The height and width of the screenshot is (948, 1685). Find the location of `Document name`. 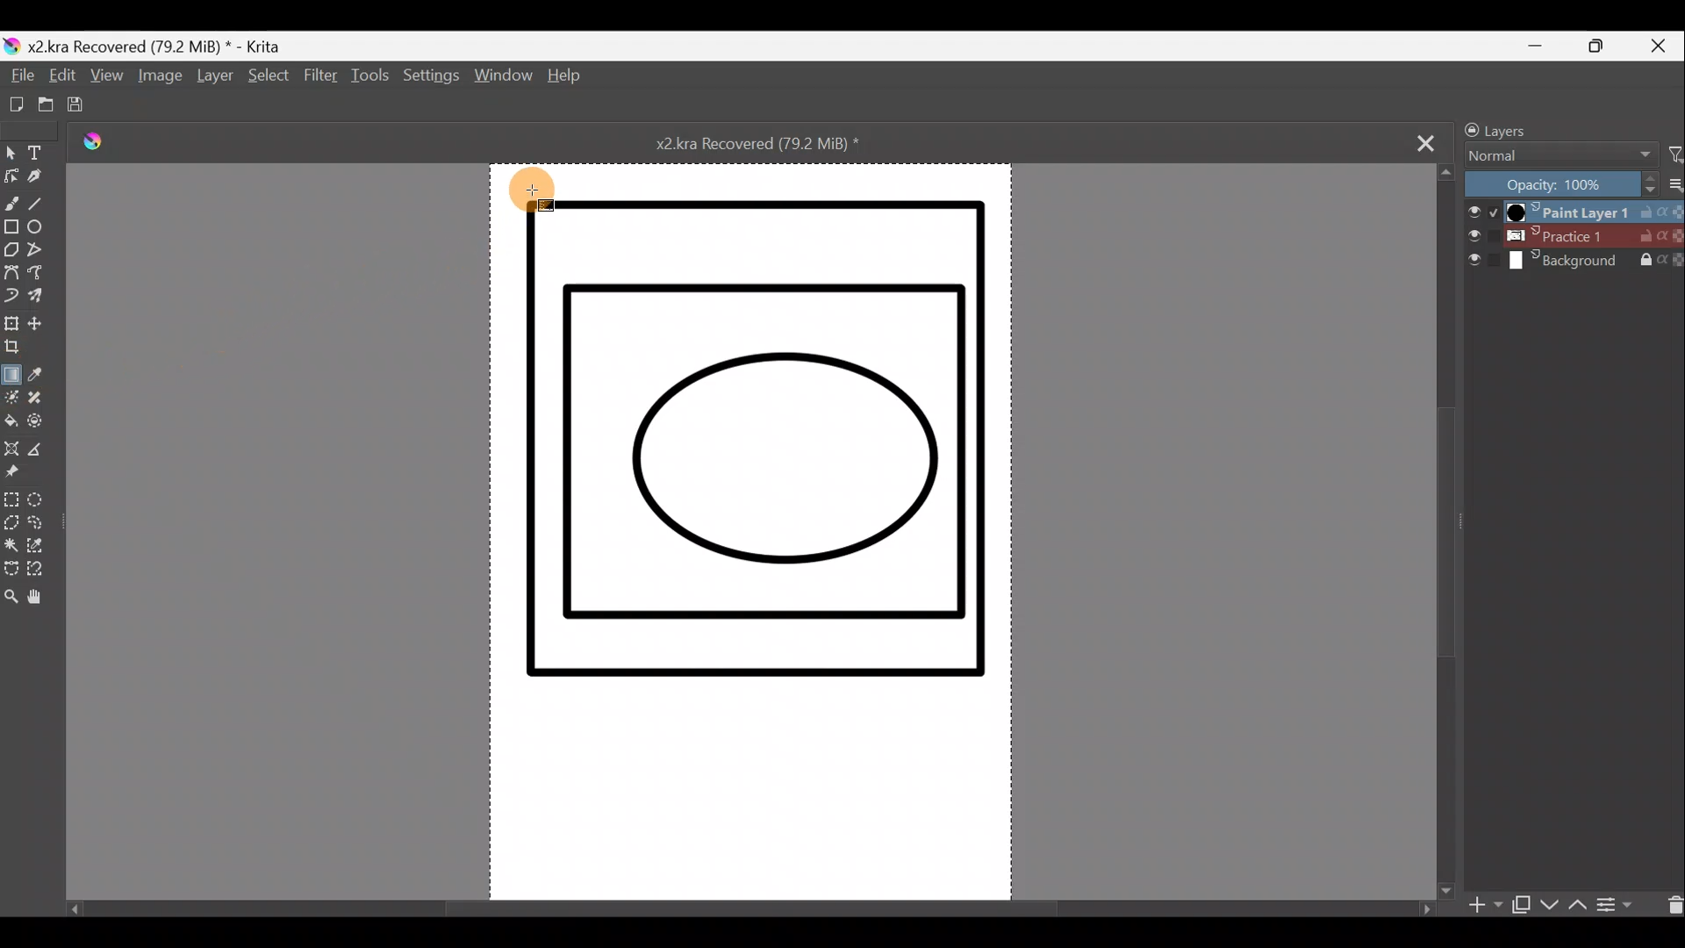

Document name is located at coordinates (776, 142).